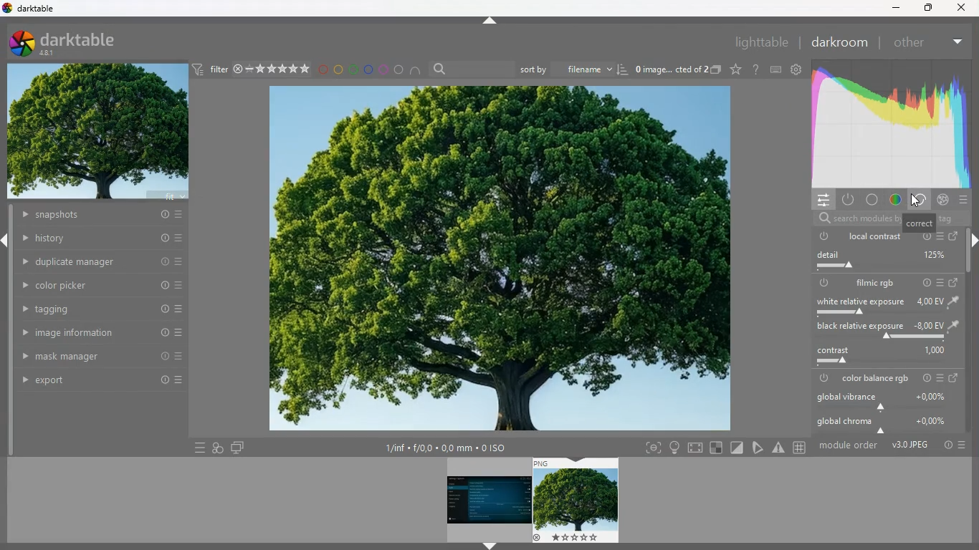  I want to click on green, so click(353, 69).